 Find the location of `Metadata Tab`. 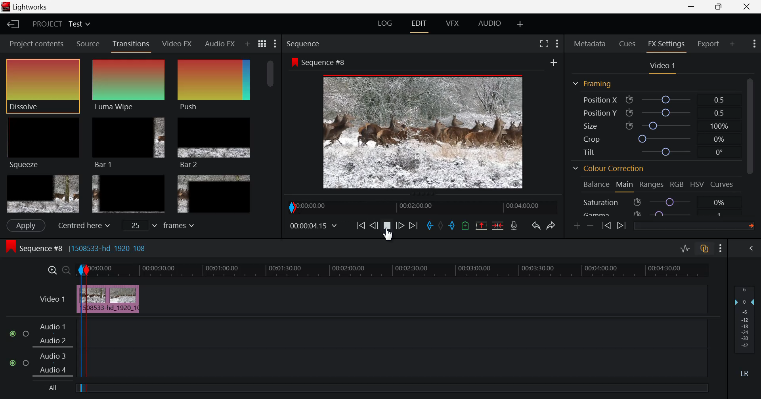

Metadata Tab is located at coordinates (590, 44).